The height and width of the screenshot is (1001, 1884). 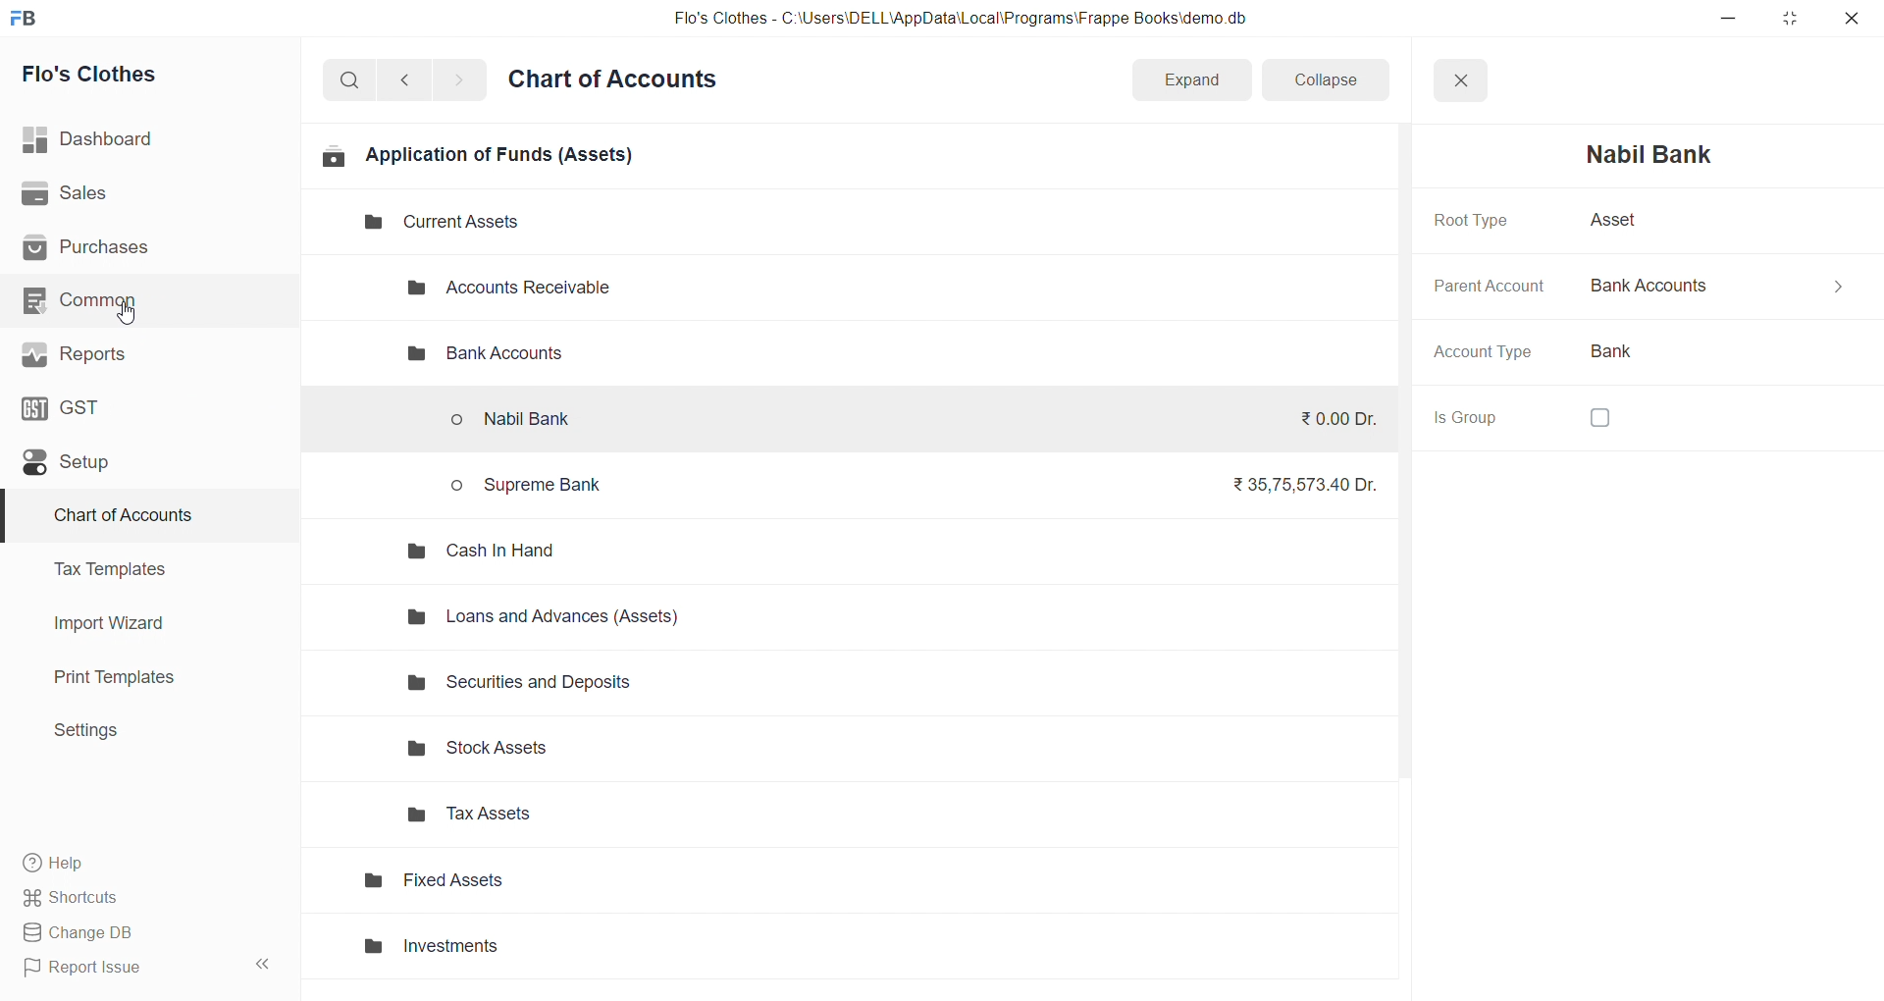 What do you see at coordinates (138, 299) in the screenshot?
I see `Common` at bounding box center [138, 299].